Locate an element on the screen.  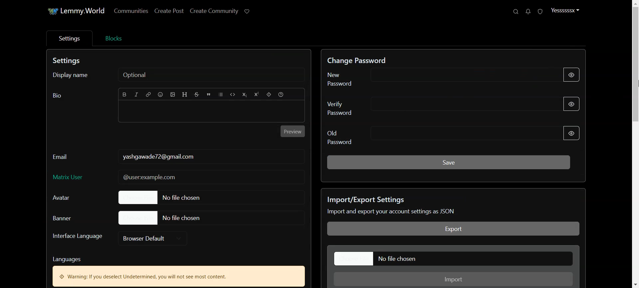
Text is located at coordinates (70, 61).